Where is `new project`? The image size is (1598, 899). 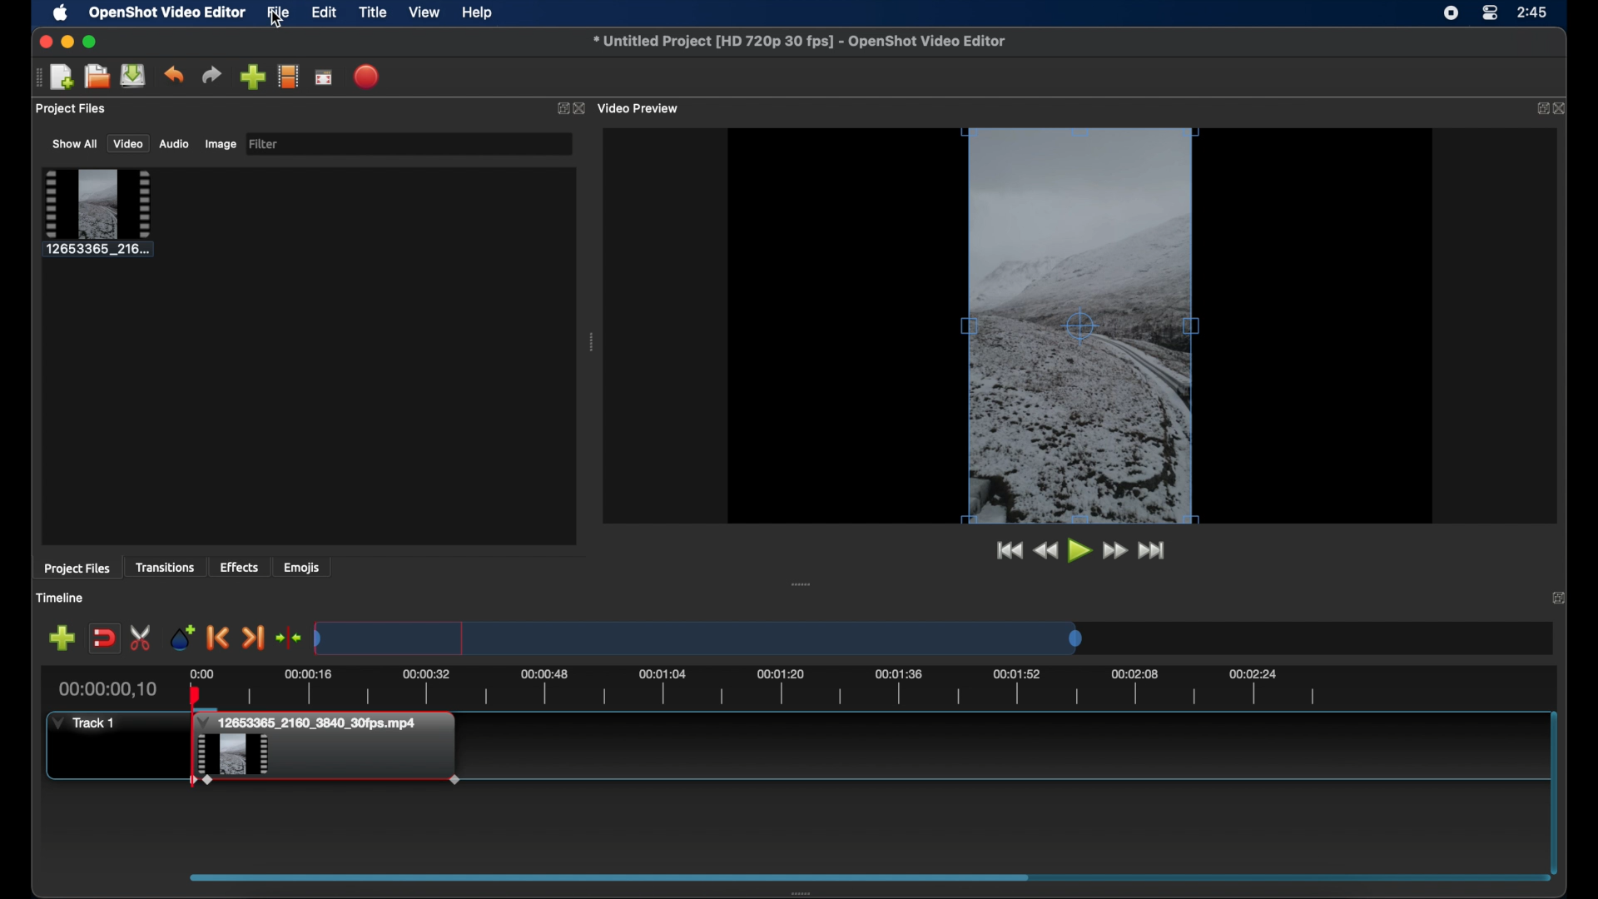 new project is located at coordinates (63, 77).